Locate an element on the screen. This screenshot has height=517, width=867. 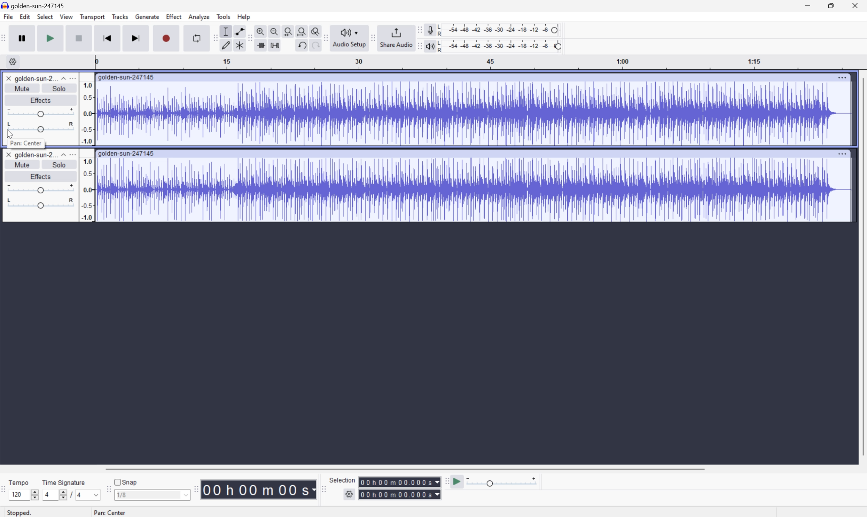
Close is located at coordinates (858, 5).